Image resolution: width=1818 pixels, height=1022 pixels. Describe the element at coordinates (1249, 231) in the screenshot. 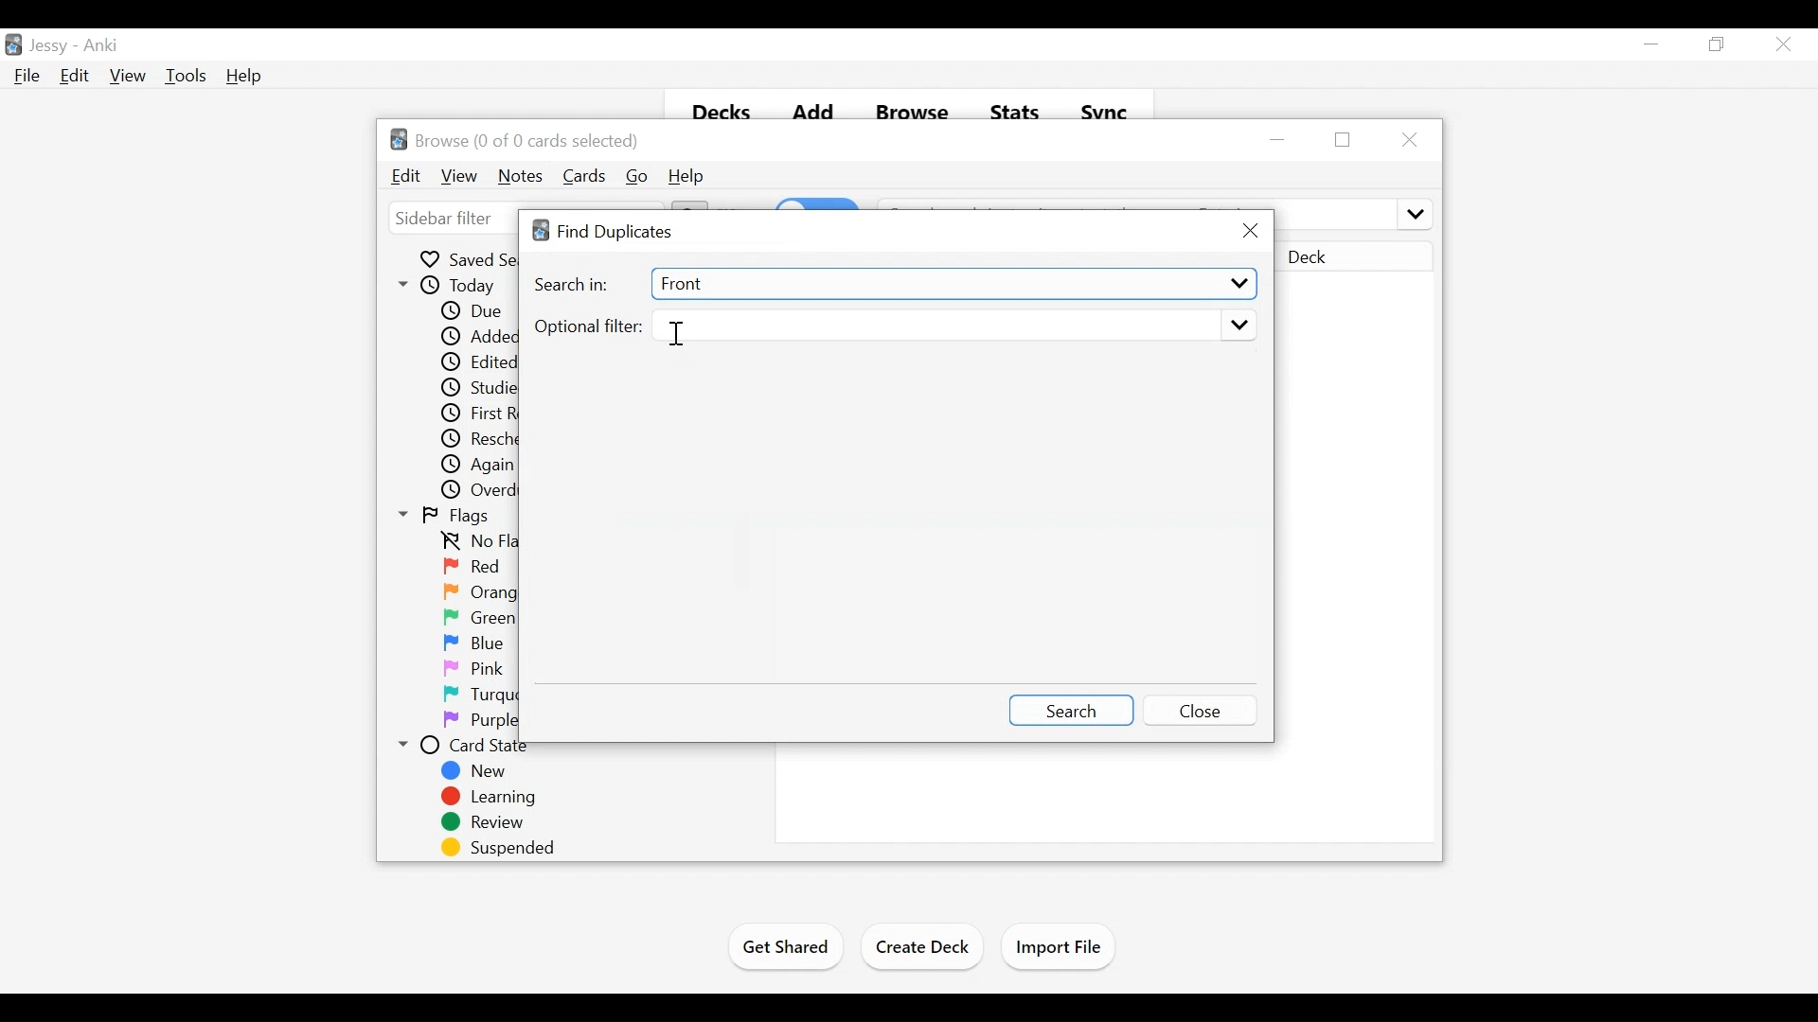

I see `Close` at that location.